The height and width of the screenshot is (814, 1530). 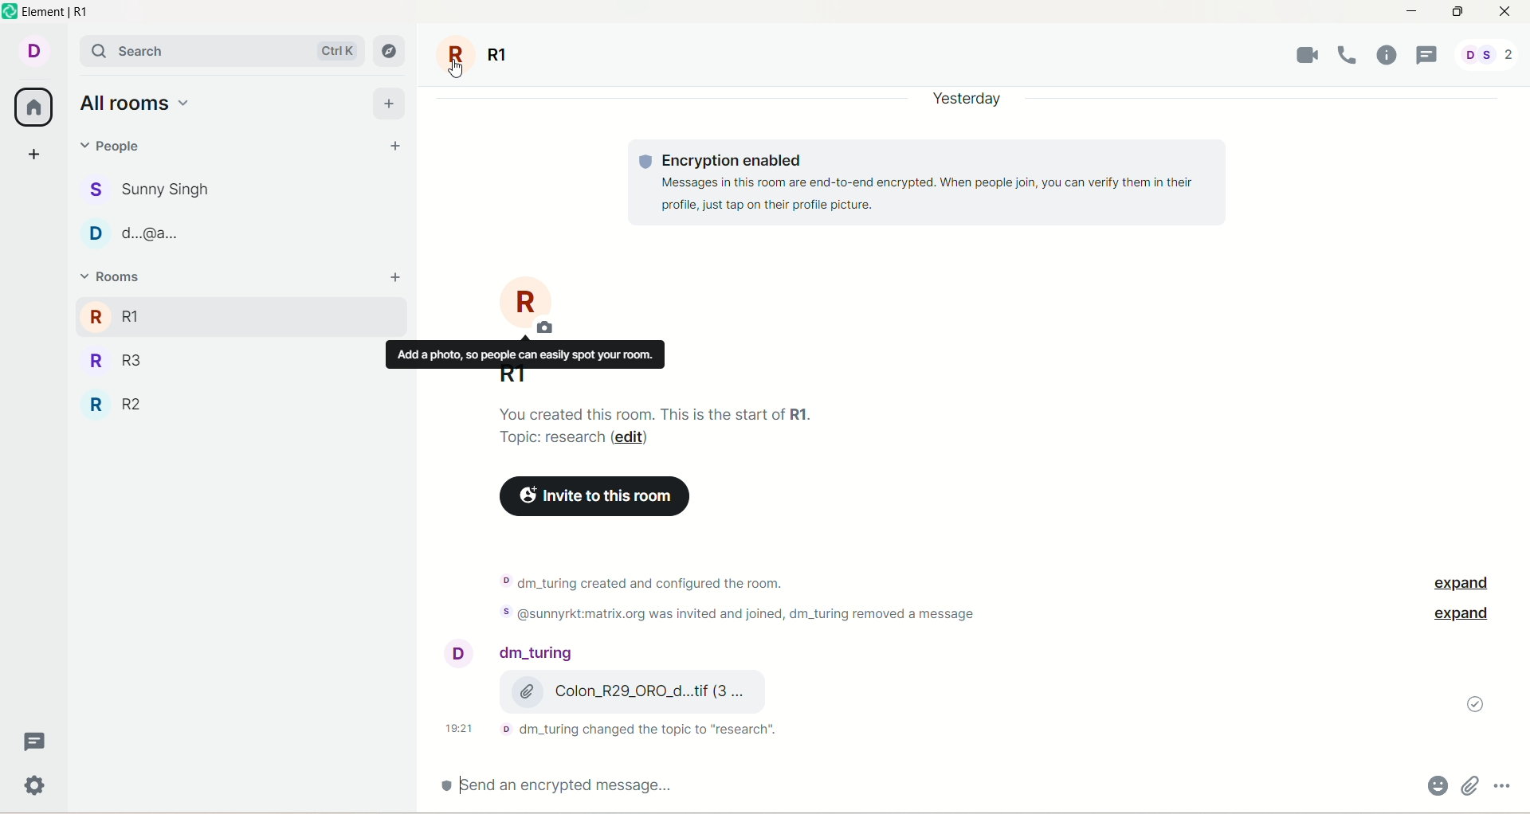 I want to click on threads, so click(x=1430, y=54).